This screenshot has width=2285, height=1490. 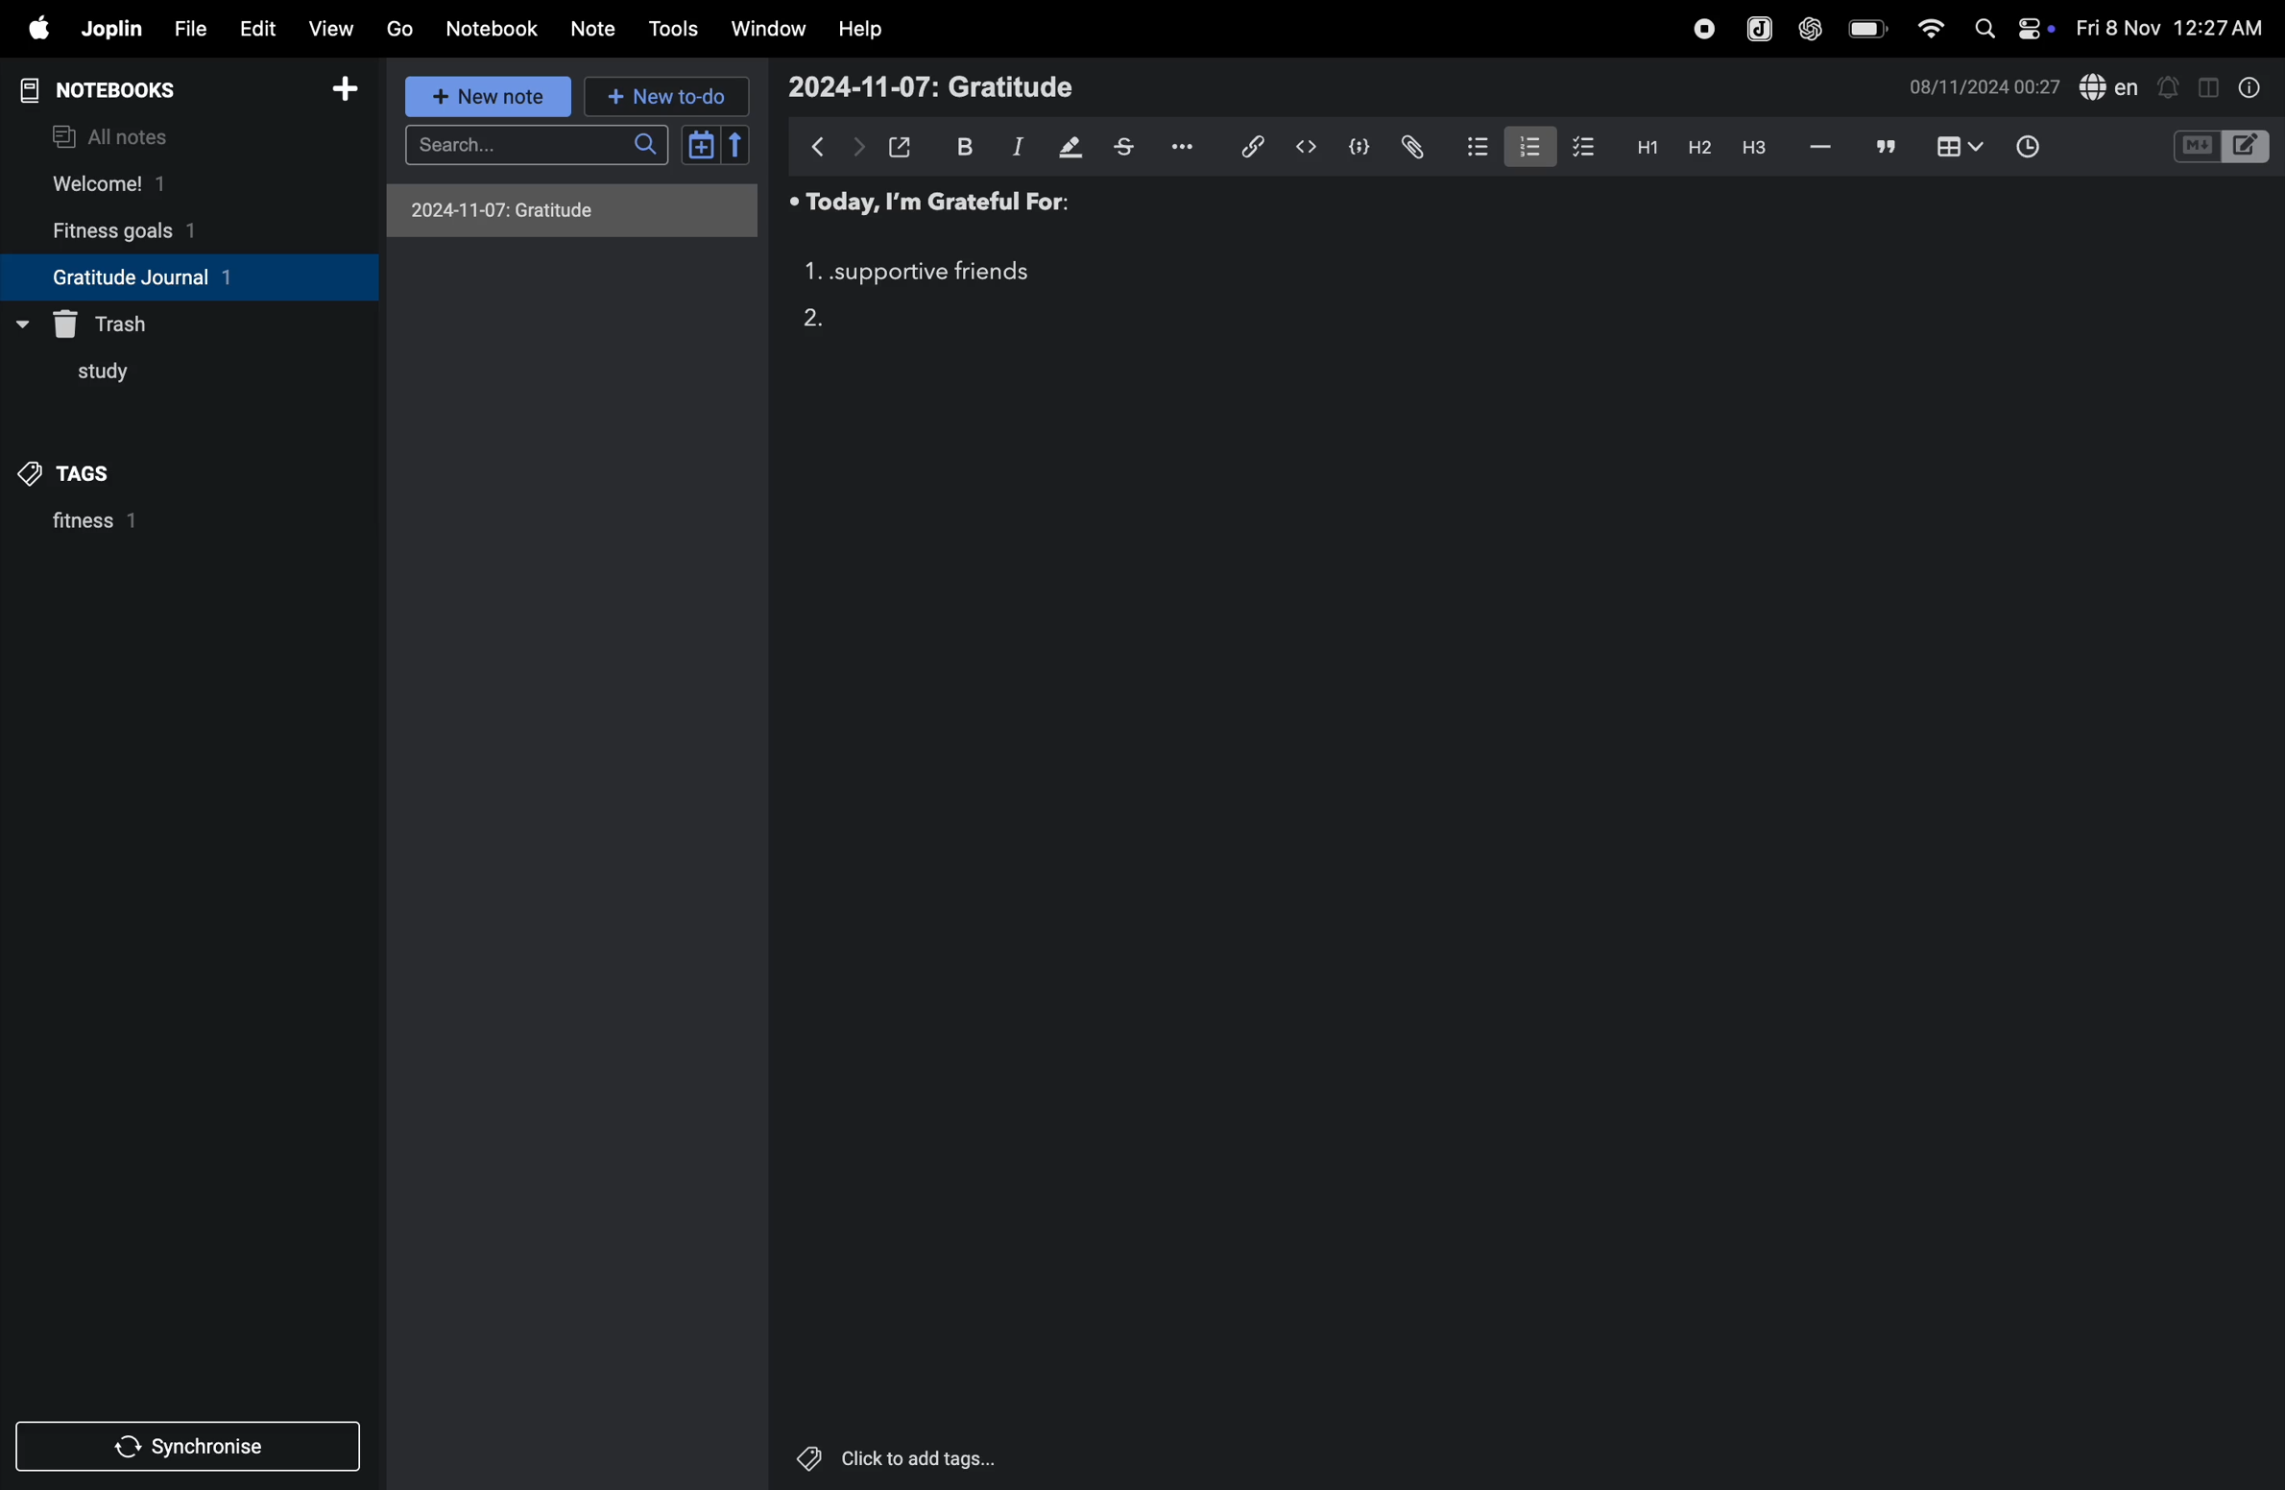 I want to click on info, so click(x=2251, y=89).